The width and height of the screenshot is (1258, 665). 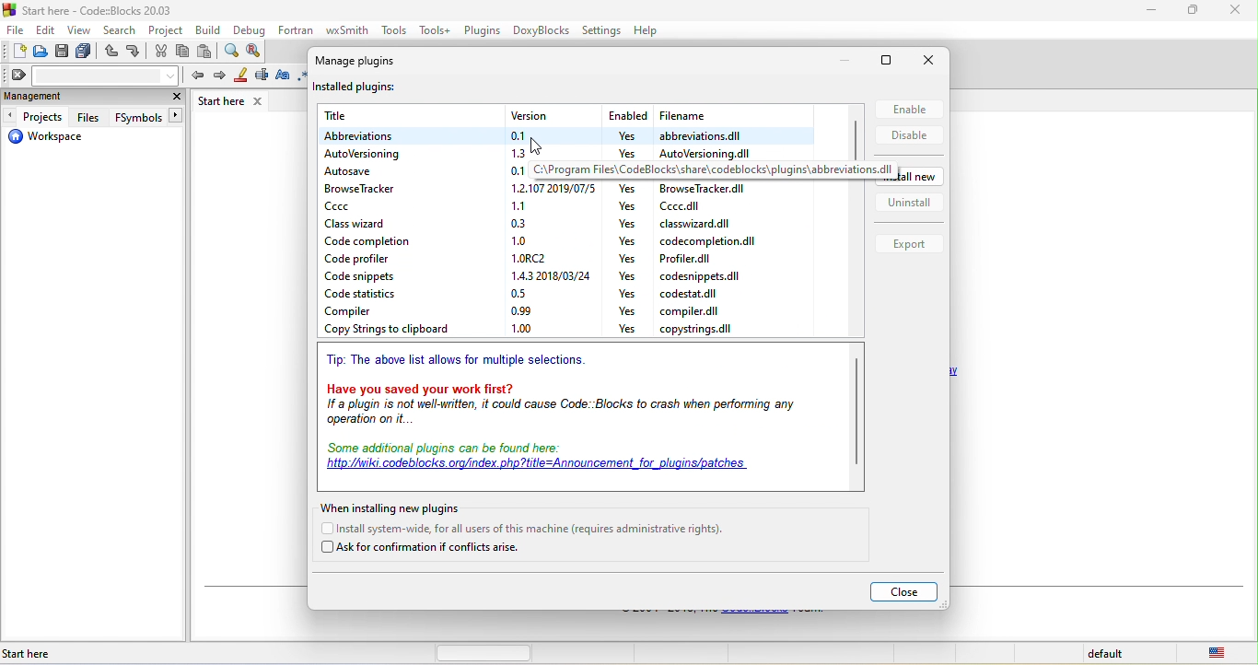 I want to click on autoversioning, so click(x=362, y=156).